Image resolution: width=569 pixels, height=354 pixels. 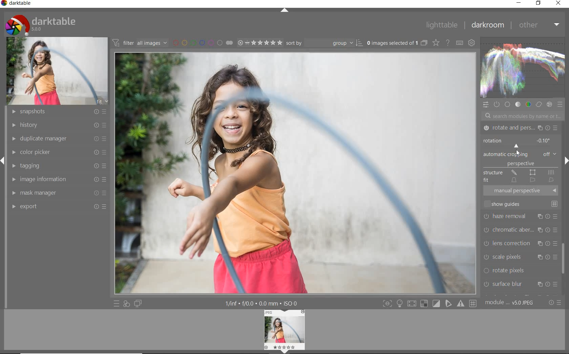 I want to click on expand/collapse, so click(x=566, y=161).